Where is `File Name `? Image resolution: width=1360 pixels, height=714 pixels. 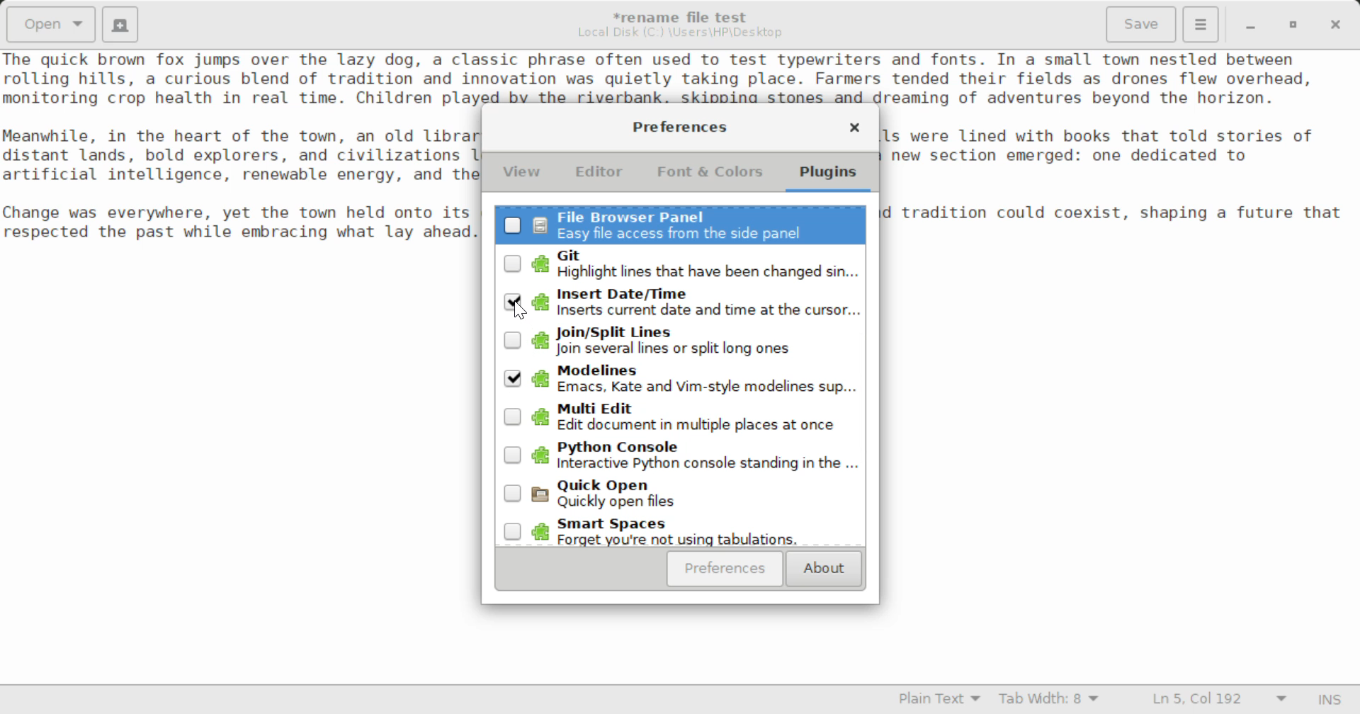 File Name  is located at coordinates (684, 15).